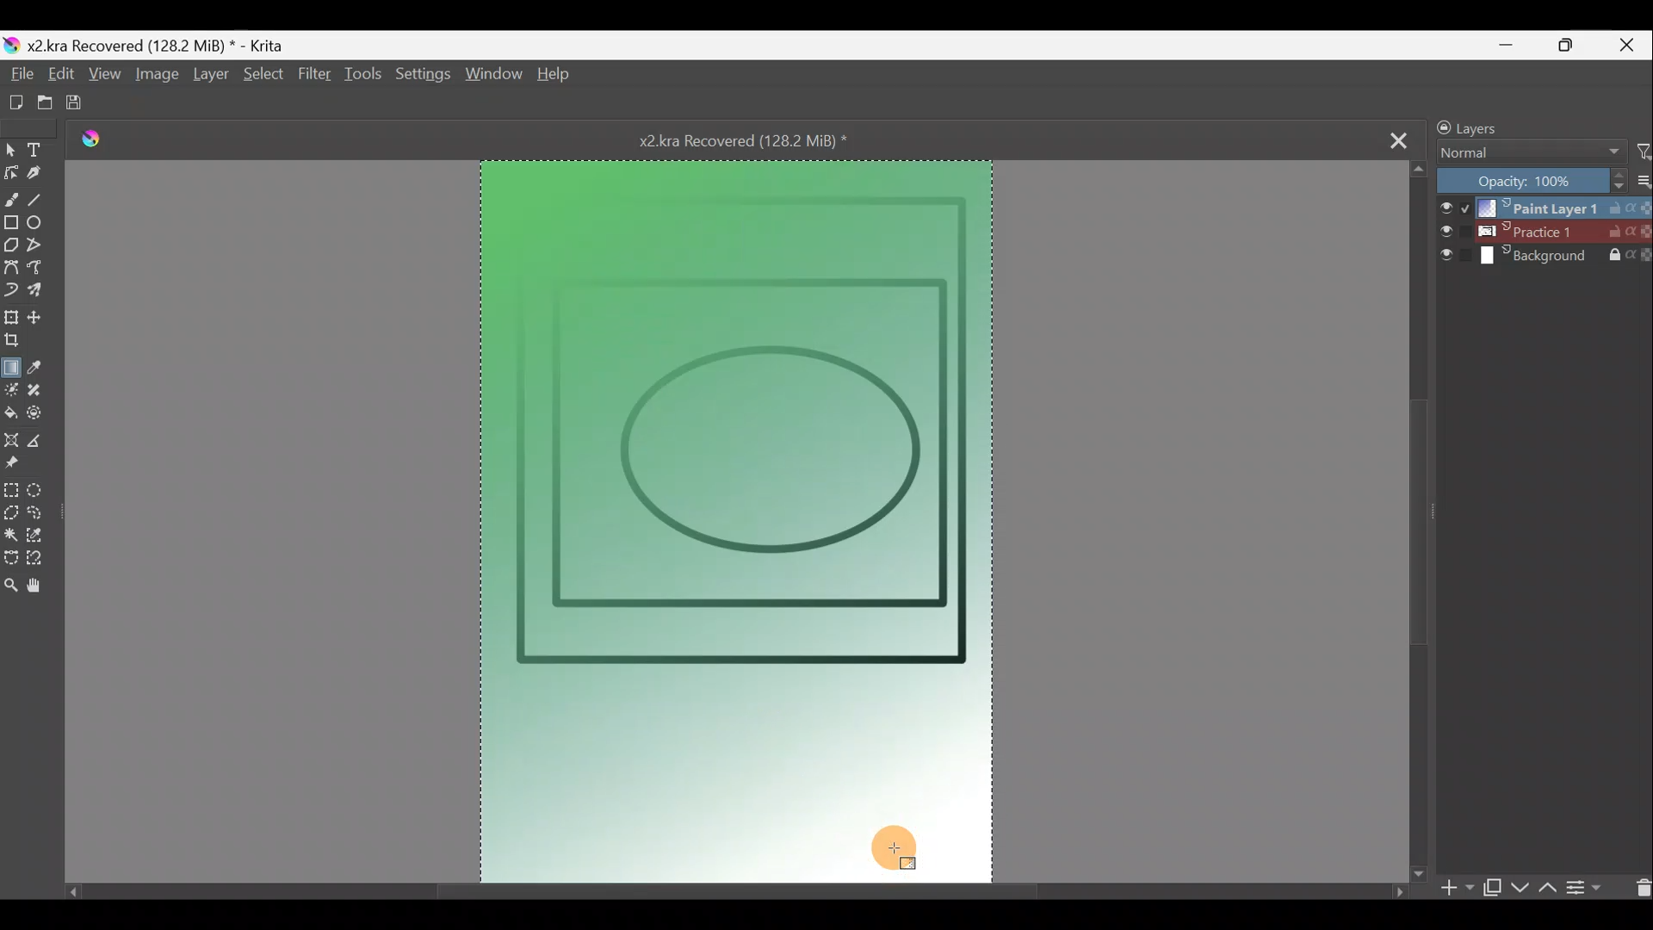 This screenshot has width=1653, height=930. Describe the element at coordinates (40, 226) in the screenshot. I see `Ellipse tool` at that location.